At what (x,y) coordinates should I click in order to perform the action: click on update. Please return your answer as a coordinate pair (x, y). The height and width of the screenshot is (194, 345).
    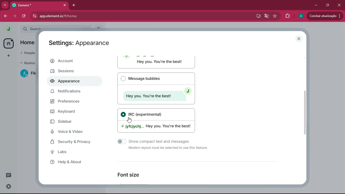
    Looking at the image, I should click on (325, 16).